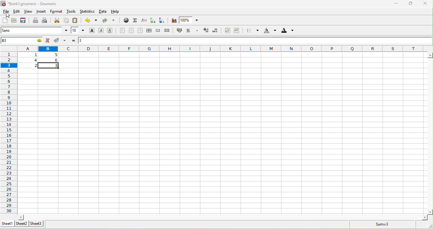 The width and height of the screenshot is (433, 229). What do you see at coordinates (163, 21) in the screenshot?
I see `sort descending order based` at bounding box center [163, 21].